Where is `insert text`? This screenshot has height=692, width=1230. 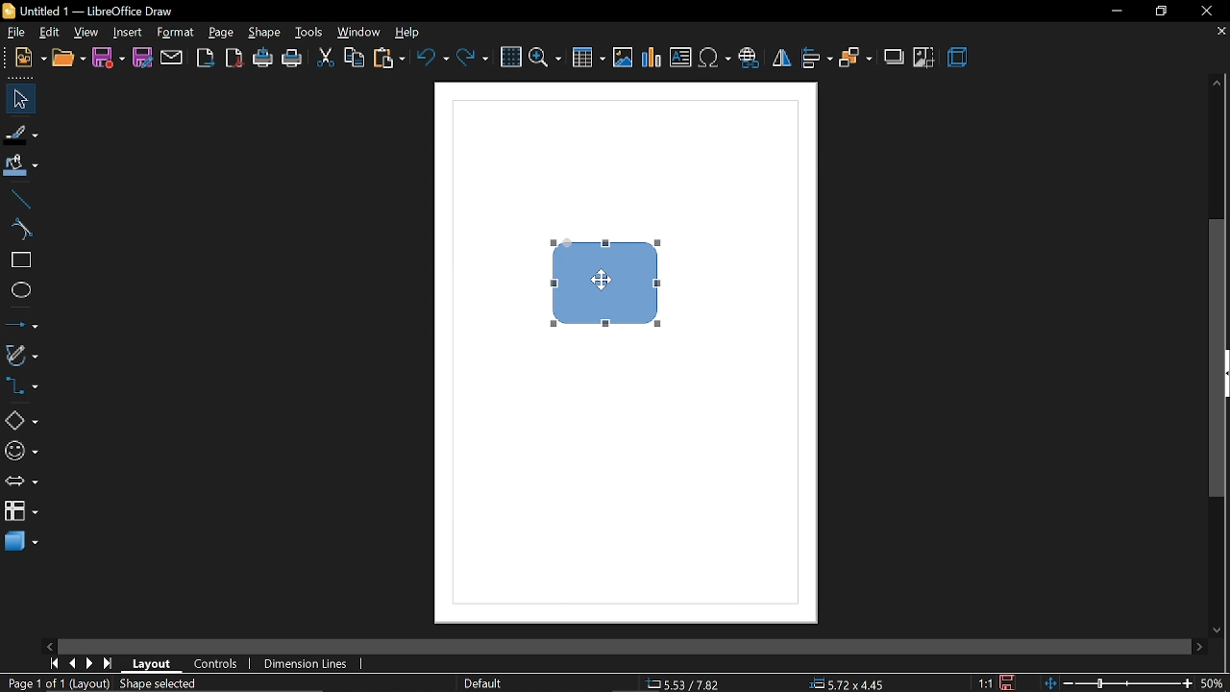 insert text is located at coordinates (682, 59).